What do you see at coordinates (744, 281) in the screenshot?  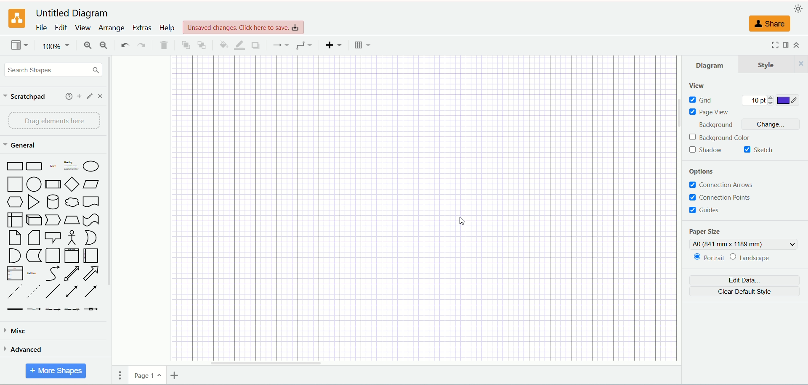 I see `edit data` at bounding box center [744, 281].